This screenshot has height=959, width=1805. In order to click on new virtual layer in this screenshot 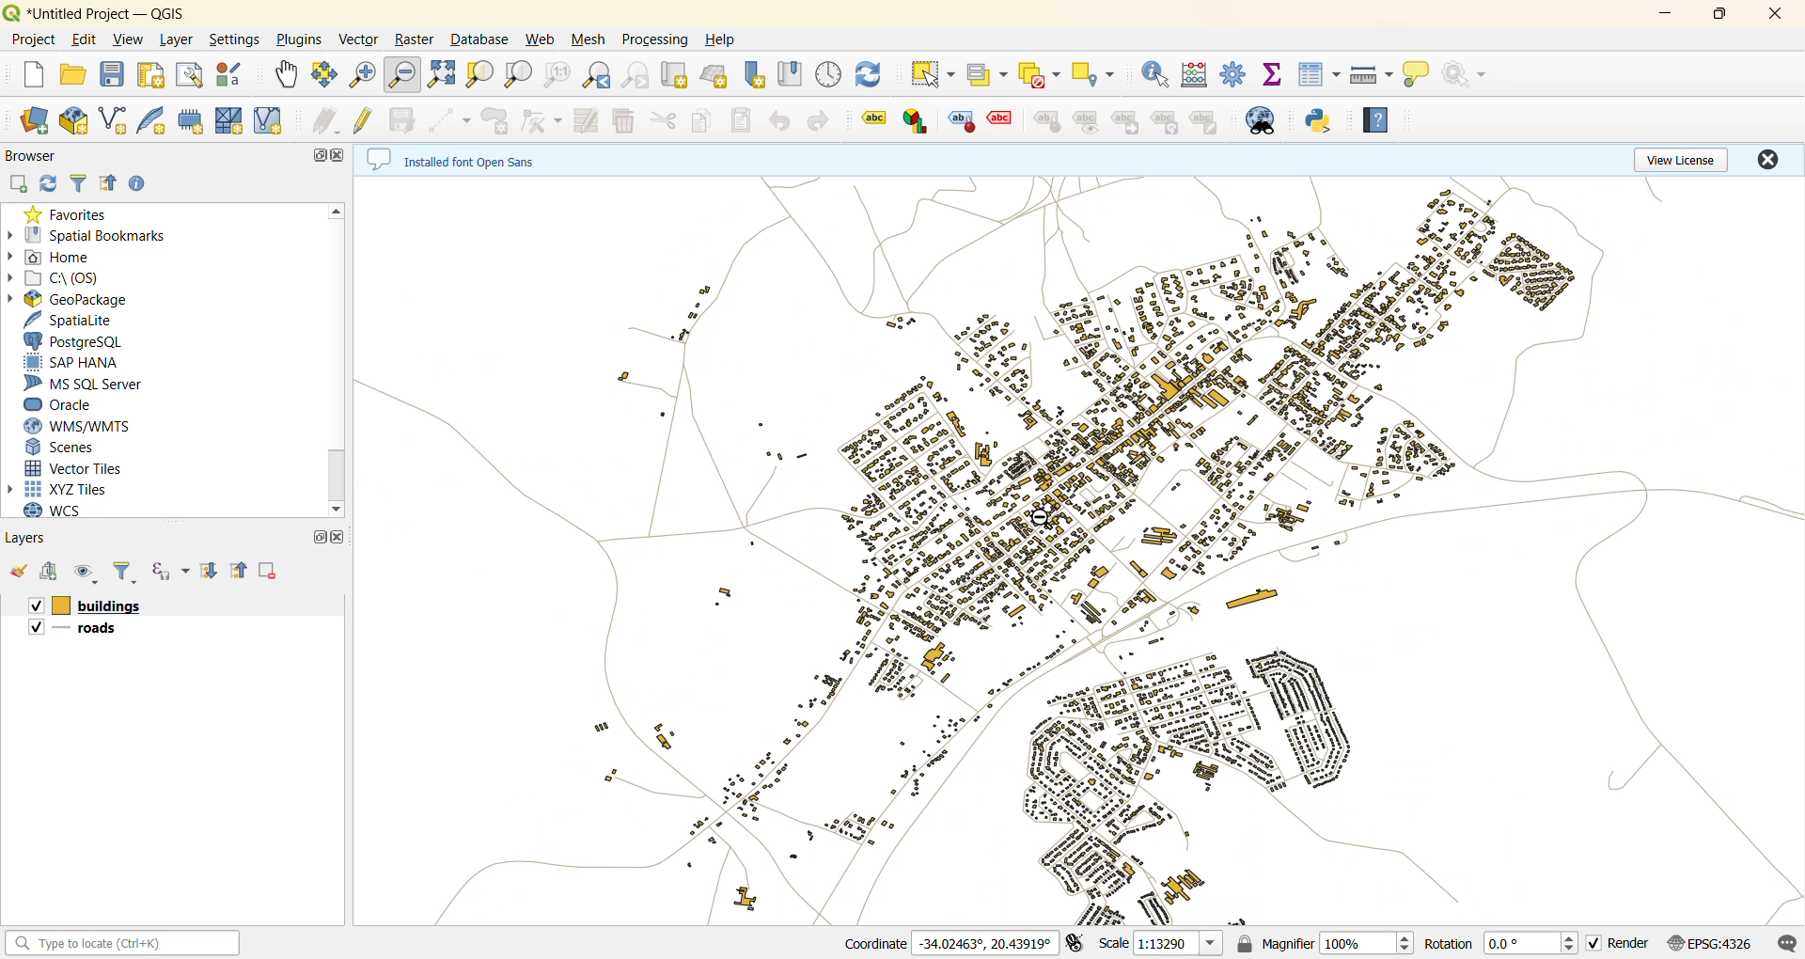, I will do `click(274, 122)`.